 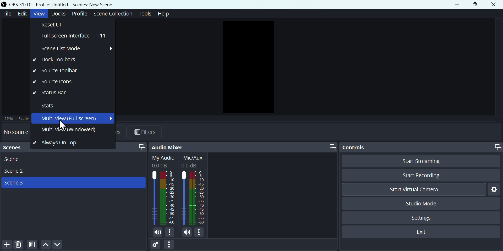 I want to click on Tools, so click(x=145, y=13).